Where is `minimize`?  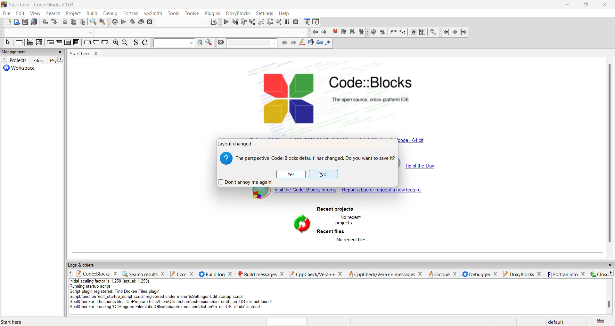 minimize is located at coordinates (568, 4).